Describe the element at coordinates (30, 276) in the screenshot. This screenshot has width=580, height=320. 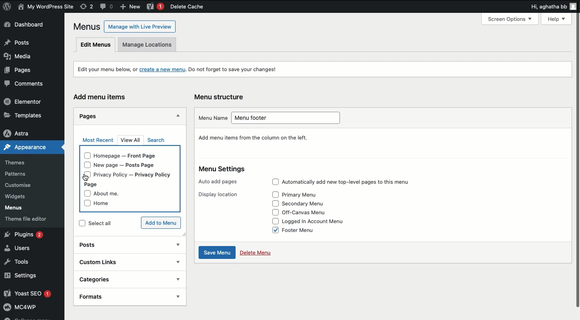
I see `Settings` at that location.